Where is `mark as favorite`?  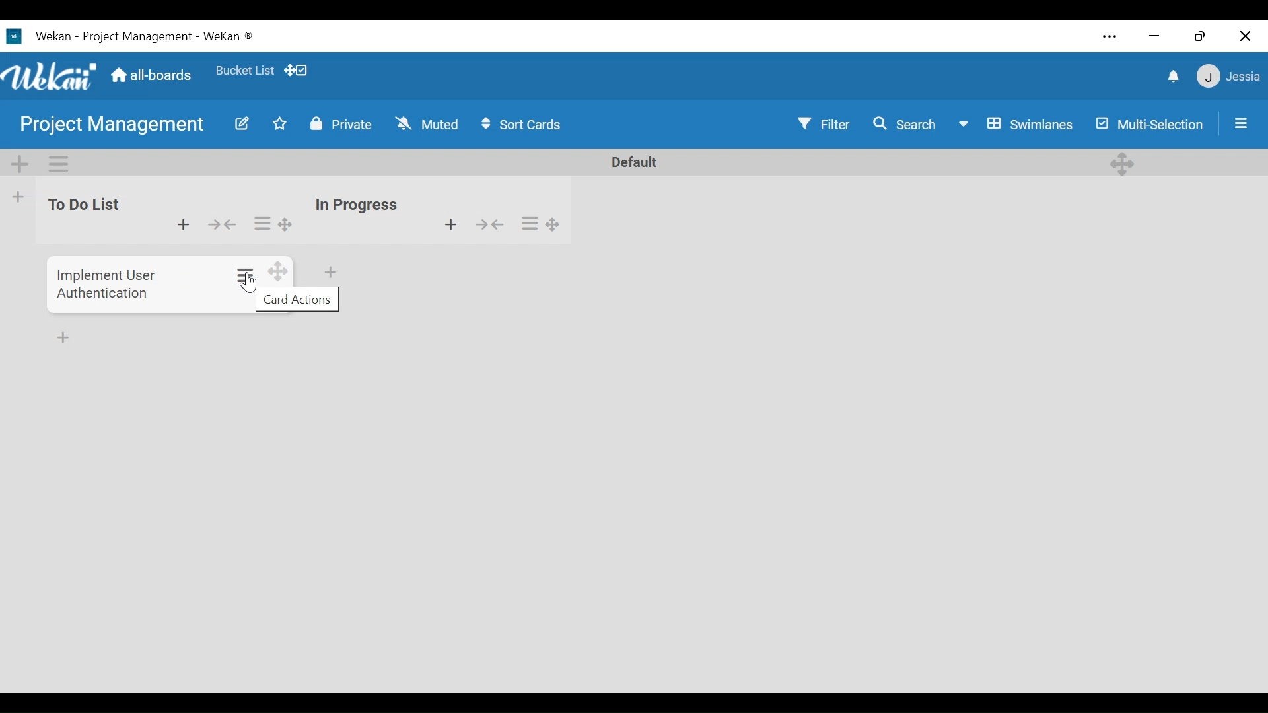 mark as favorite is located at coordinates (281, 125).